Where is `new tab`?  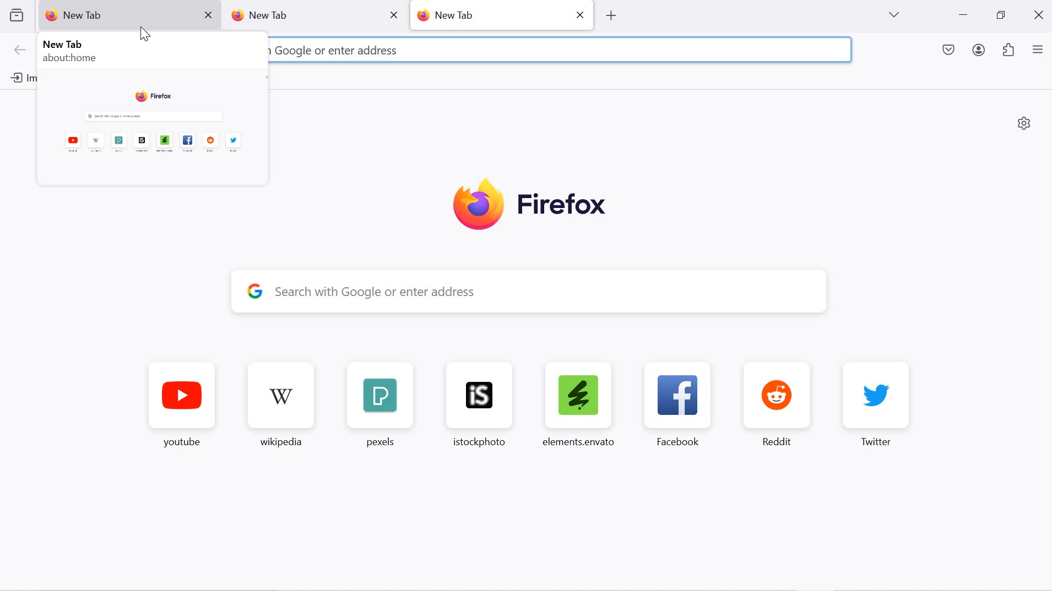 new tab is located at coordinates (490, 14).